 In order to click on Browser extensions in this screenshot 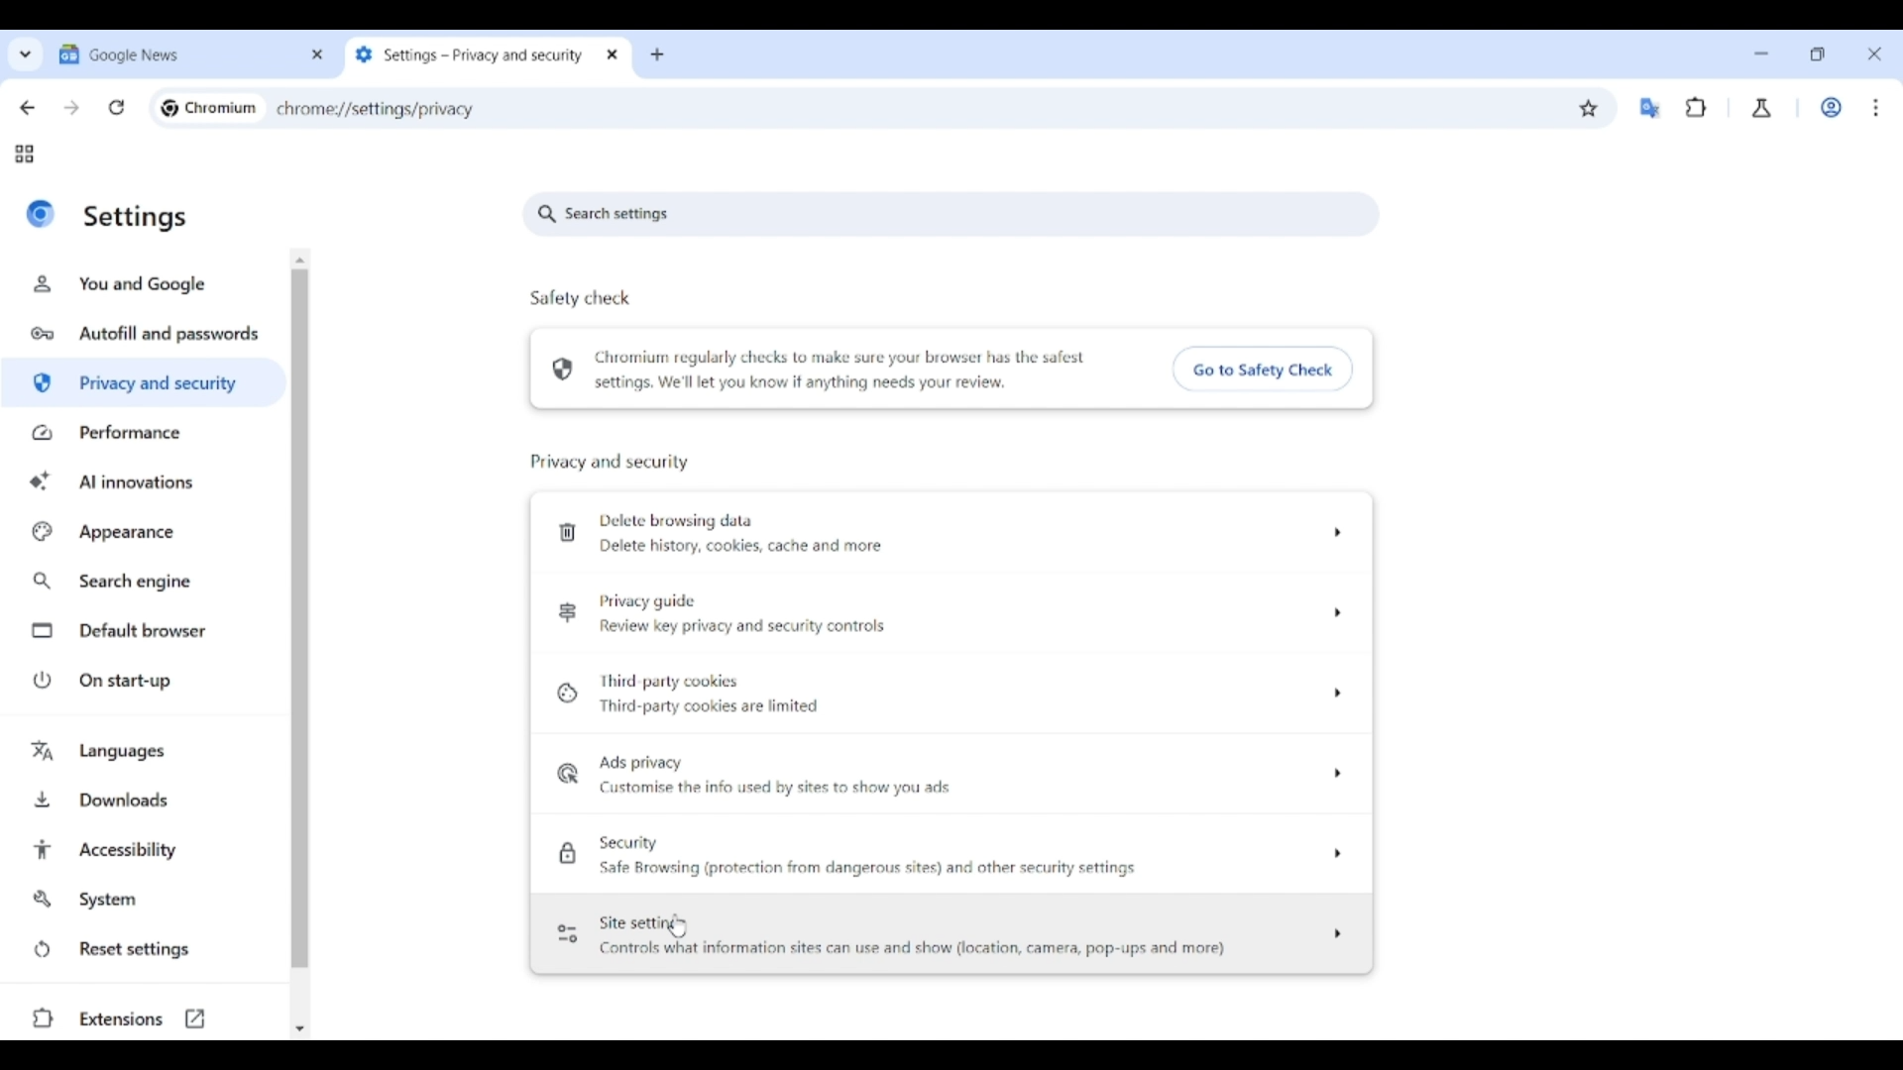, I will do `click(1697, 107)`.